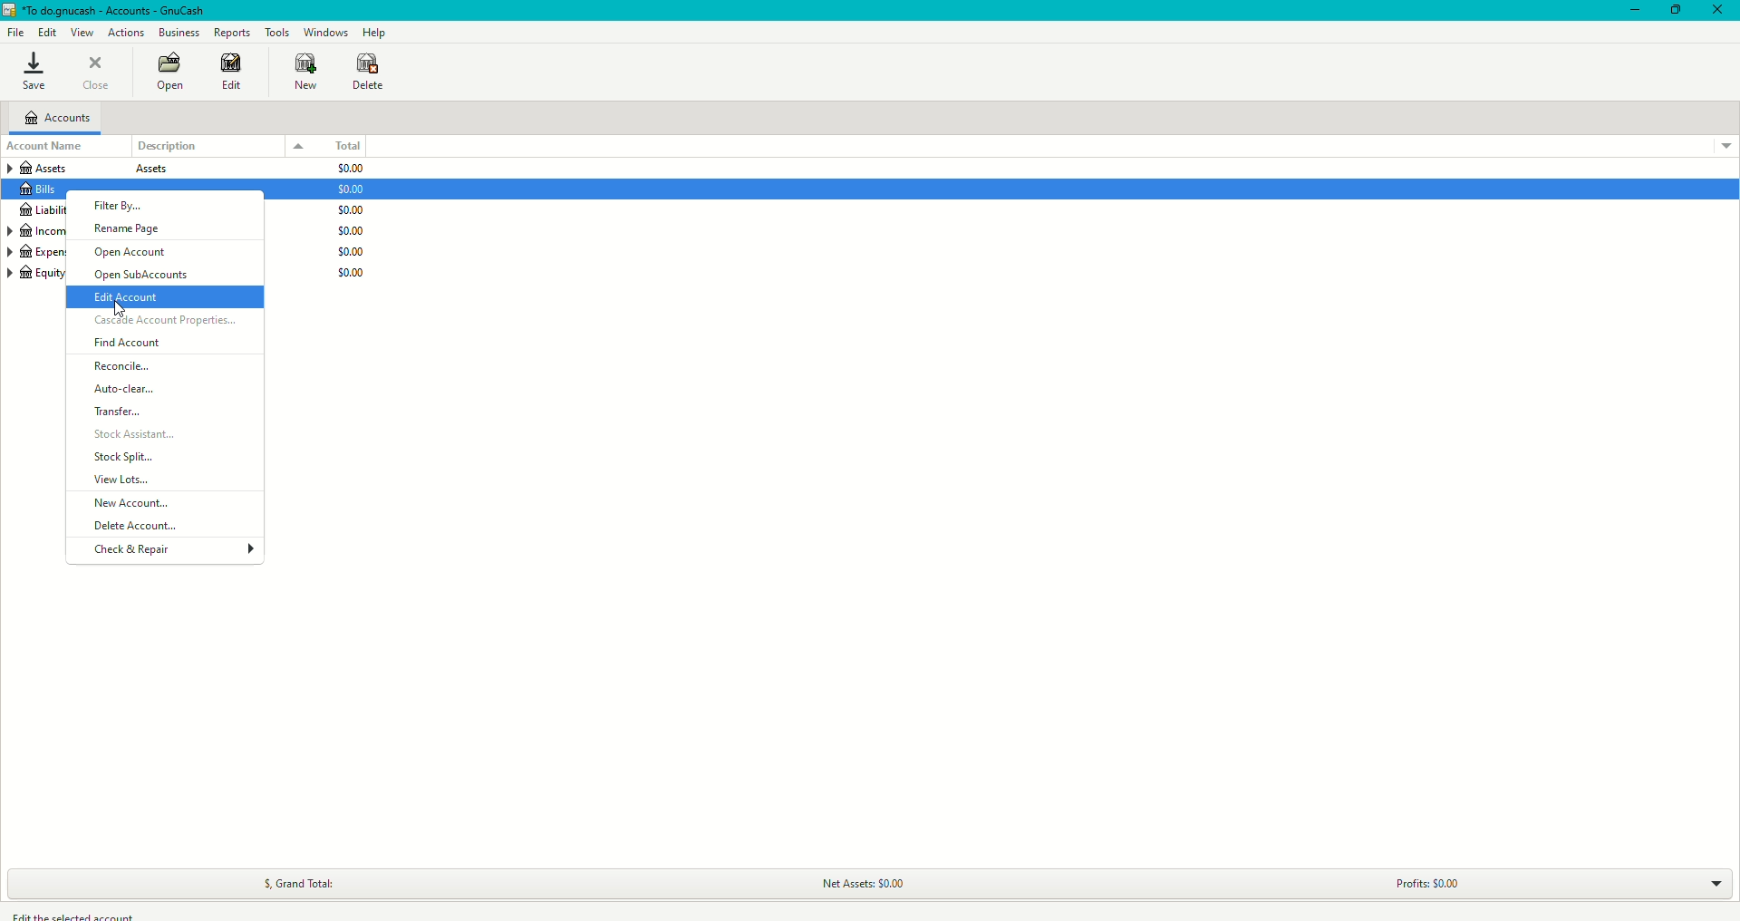  I want to click on Profits, so click(1435, 881).